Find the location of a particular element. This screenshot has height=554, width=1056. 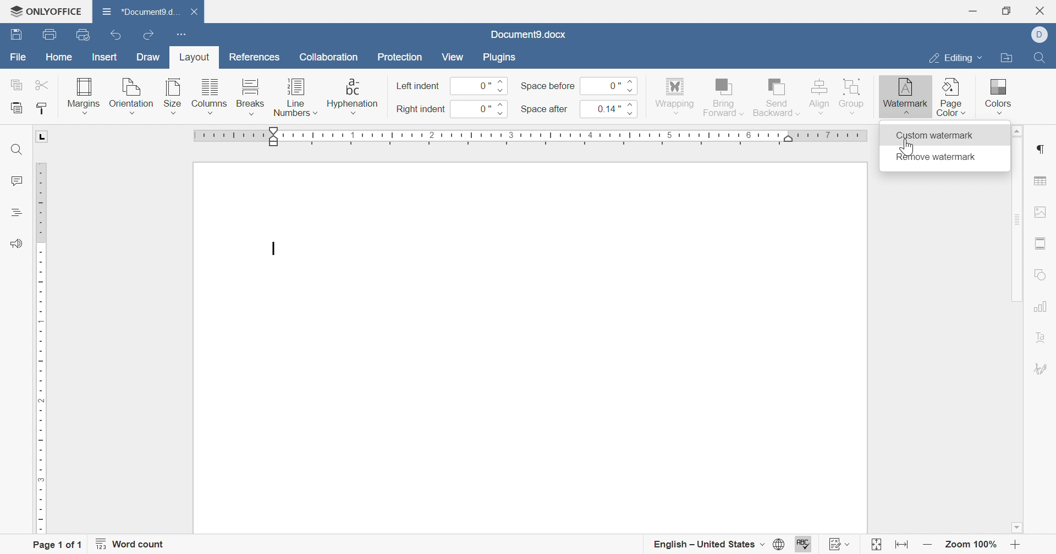

spell checking is located at coordinates (805, 545).